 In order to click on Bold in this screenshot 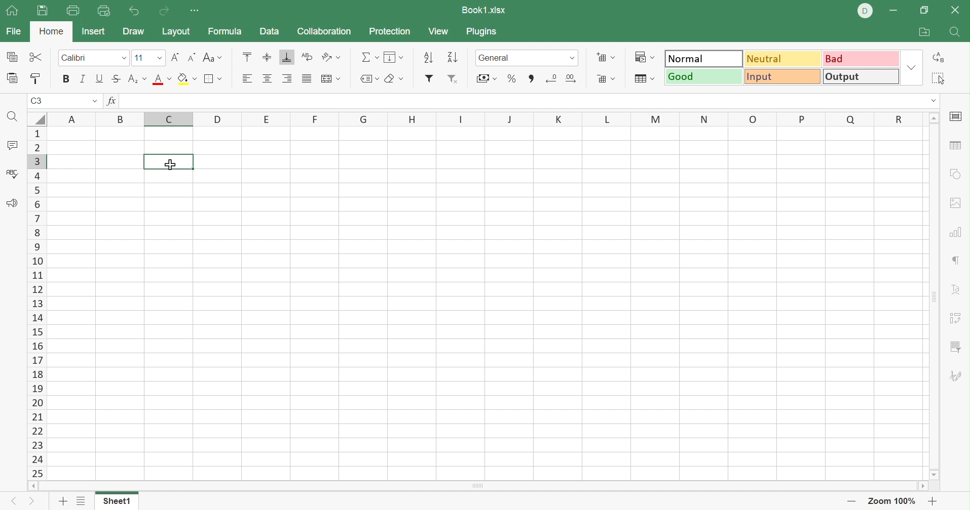, I will do `click(66, 79)`.